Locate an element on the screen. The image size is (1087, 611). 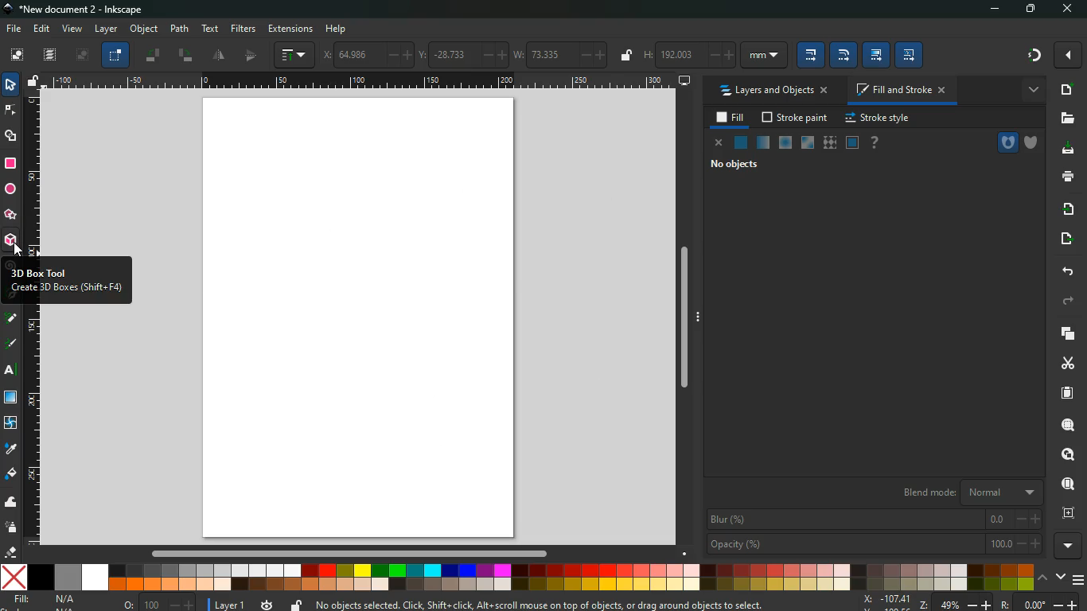
texture is located at coordinates (829, 145).